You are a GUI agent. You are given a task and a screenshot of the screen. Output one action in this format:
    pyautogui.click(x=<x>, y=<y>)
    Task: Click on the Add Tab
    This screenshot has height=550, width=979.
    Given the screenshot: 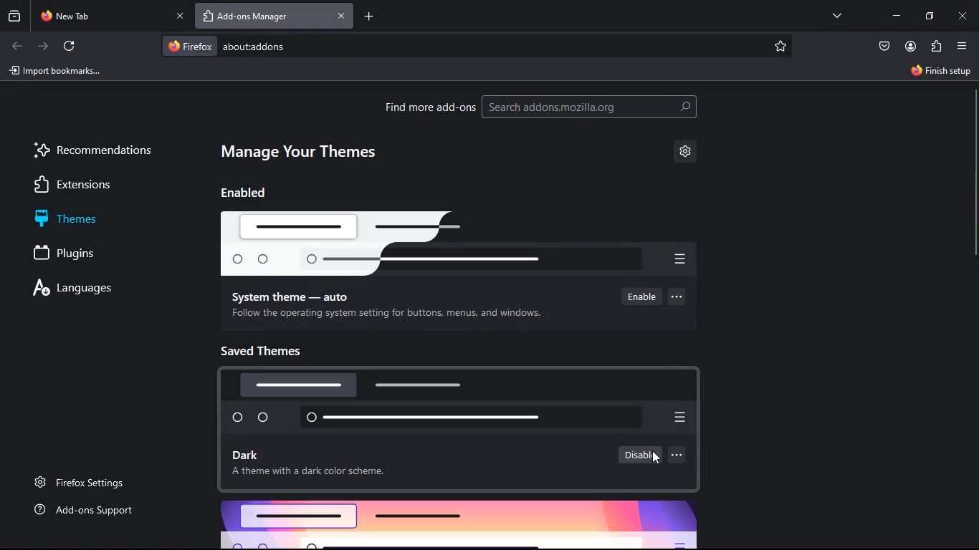 What is the action you would take?
    pyautogui.click(x=370, y=16)
    